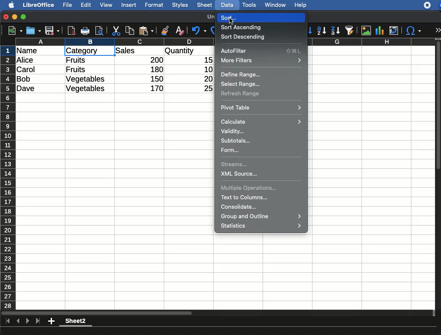 The width and height of the screenshot is (441, 335). I want to click on cursor, so click(231, 19).